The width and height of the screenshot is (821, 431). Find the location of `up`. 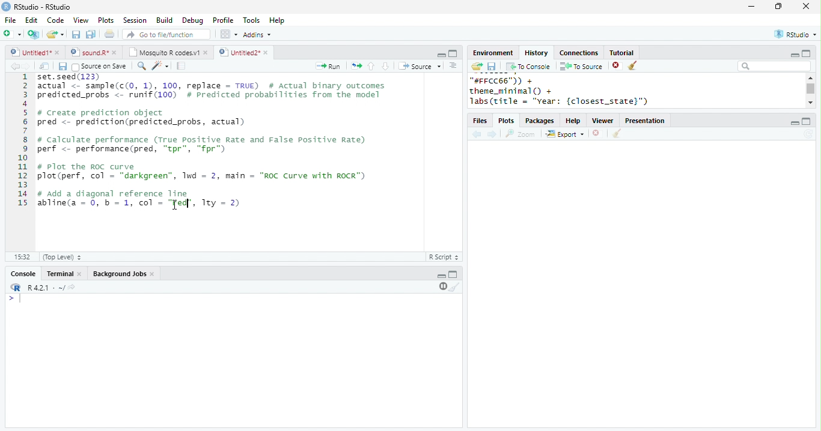

up is located at coordinates (370, 66).